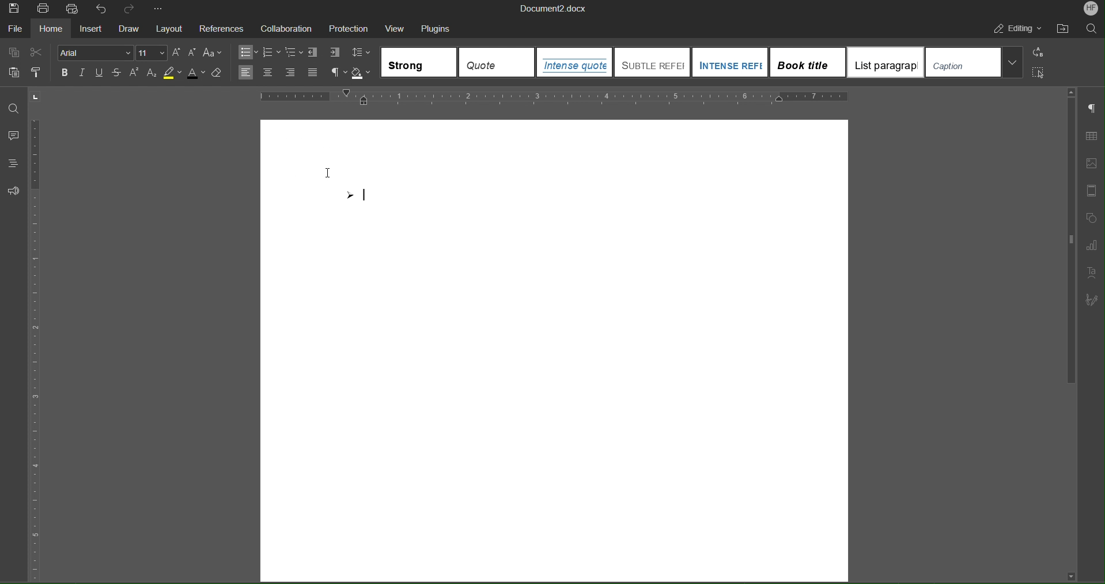 The height and width of the screenshot is (584, 1105). I want to click on Font Size, so click(151, 52).